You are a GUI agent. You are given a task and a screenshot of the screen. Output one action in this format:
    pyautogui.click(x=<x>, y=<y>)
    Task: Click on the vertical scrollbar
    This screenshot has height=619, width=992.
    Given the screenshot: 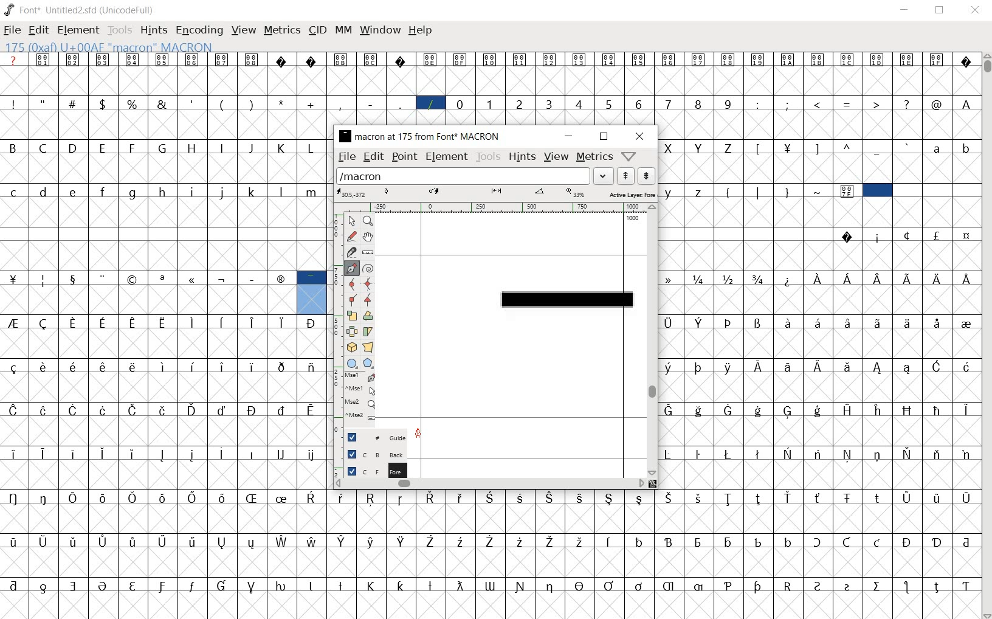 What is the action you would take?
    pyautogui.click(x=650, y=339)
    